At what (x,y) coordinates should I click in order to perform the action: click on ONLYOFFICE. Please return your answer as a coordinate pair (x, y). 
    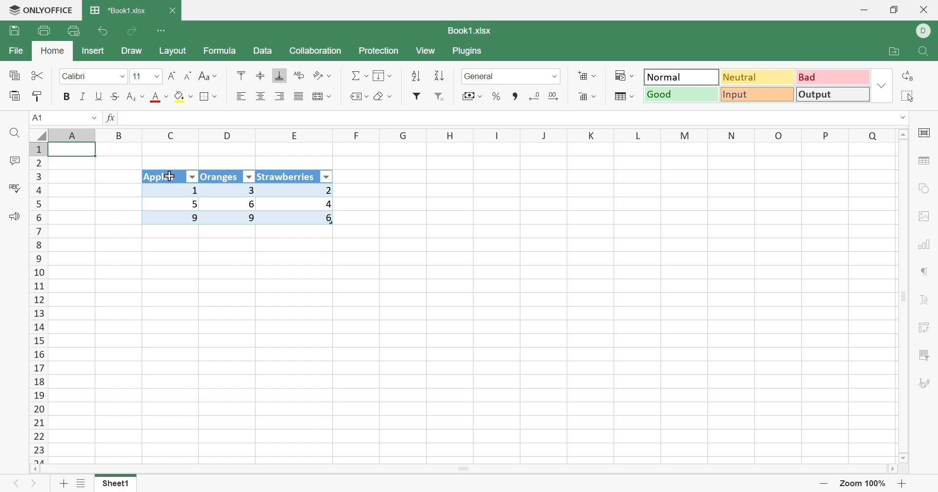
    Looking at the image, I should click on (41, 11).